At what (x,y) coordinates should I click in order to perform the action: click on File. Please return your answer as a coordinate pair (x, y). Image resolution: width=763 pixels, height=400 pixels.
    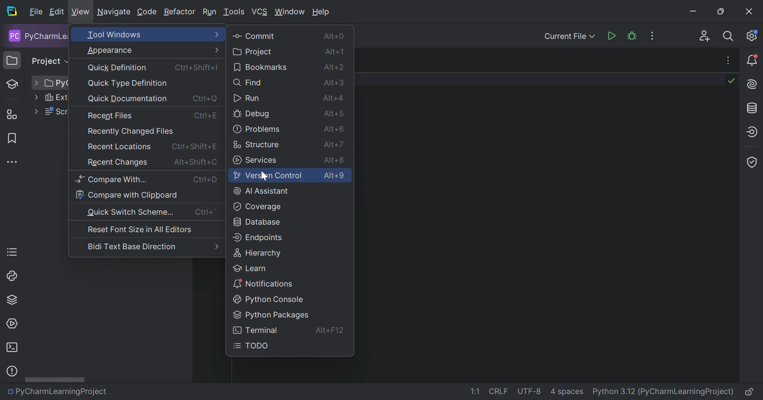
    Looking at the image, I should click on (35, 12).